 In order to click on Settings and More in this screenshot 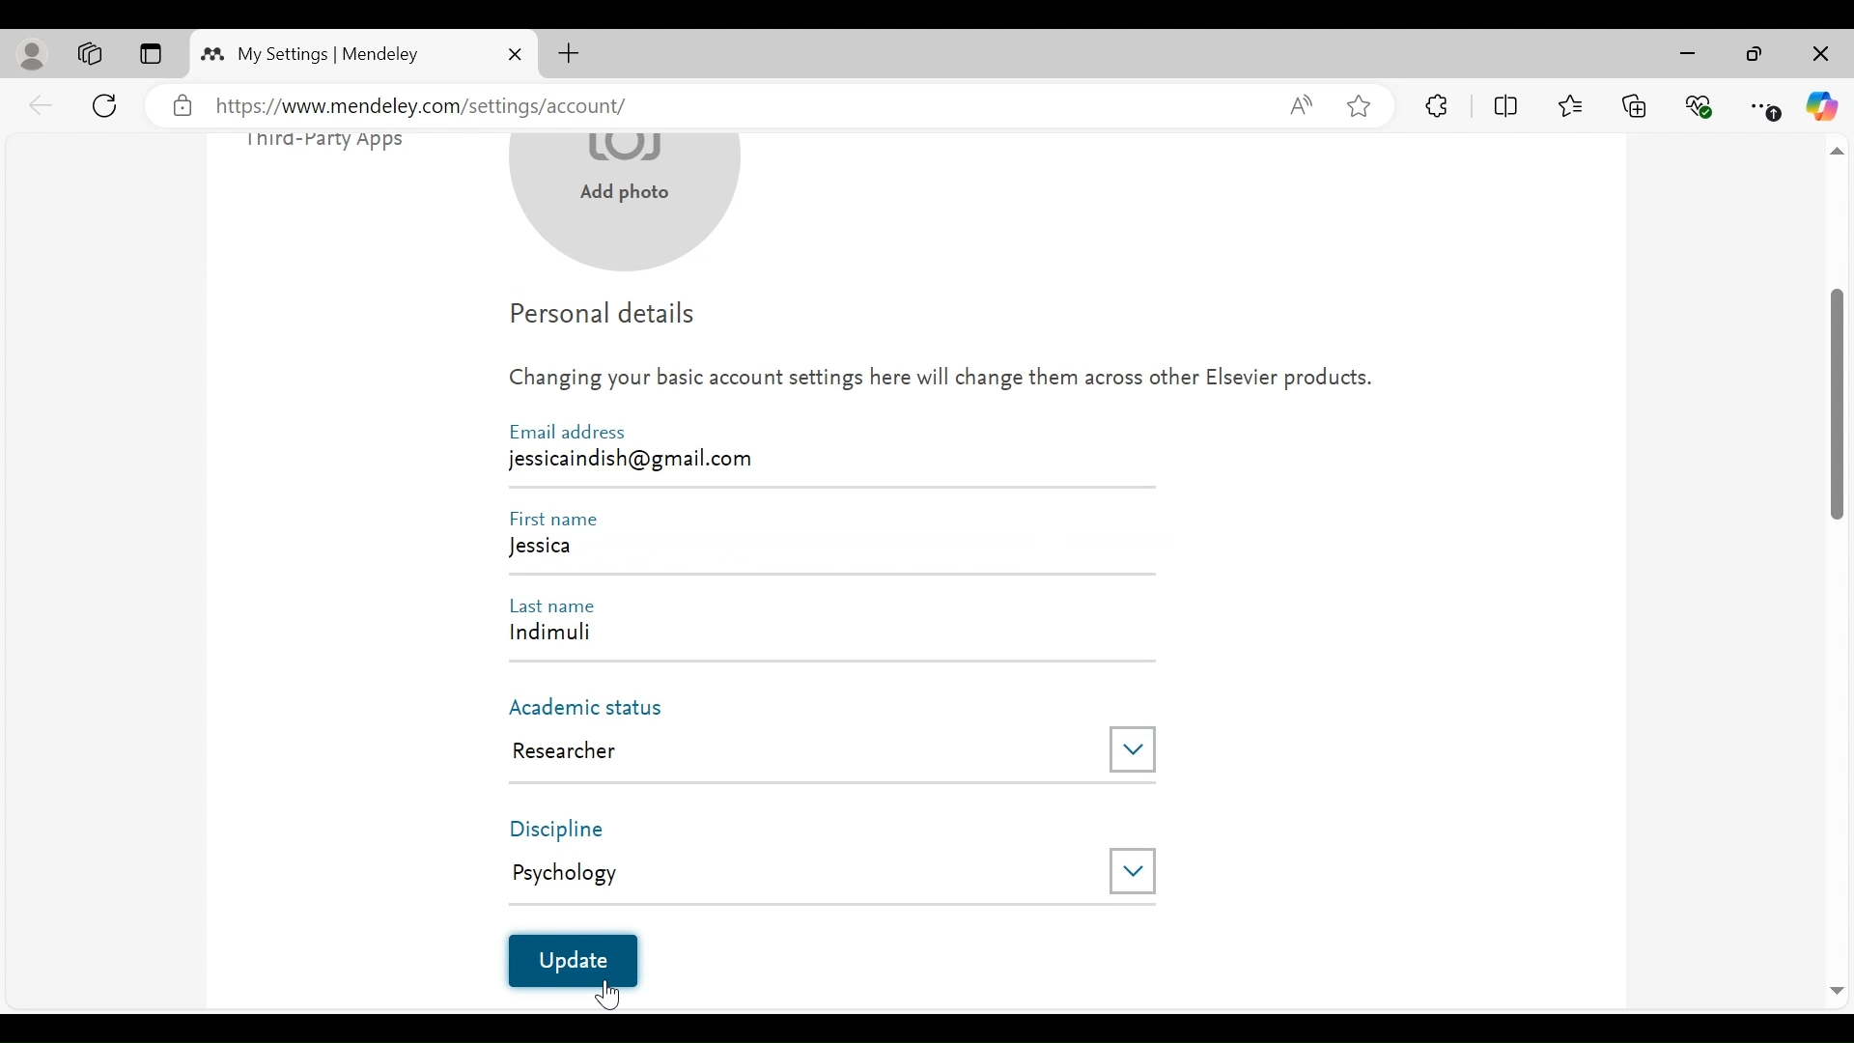, I will do `click(1766, 107)`.